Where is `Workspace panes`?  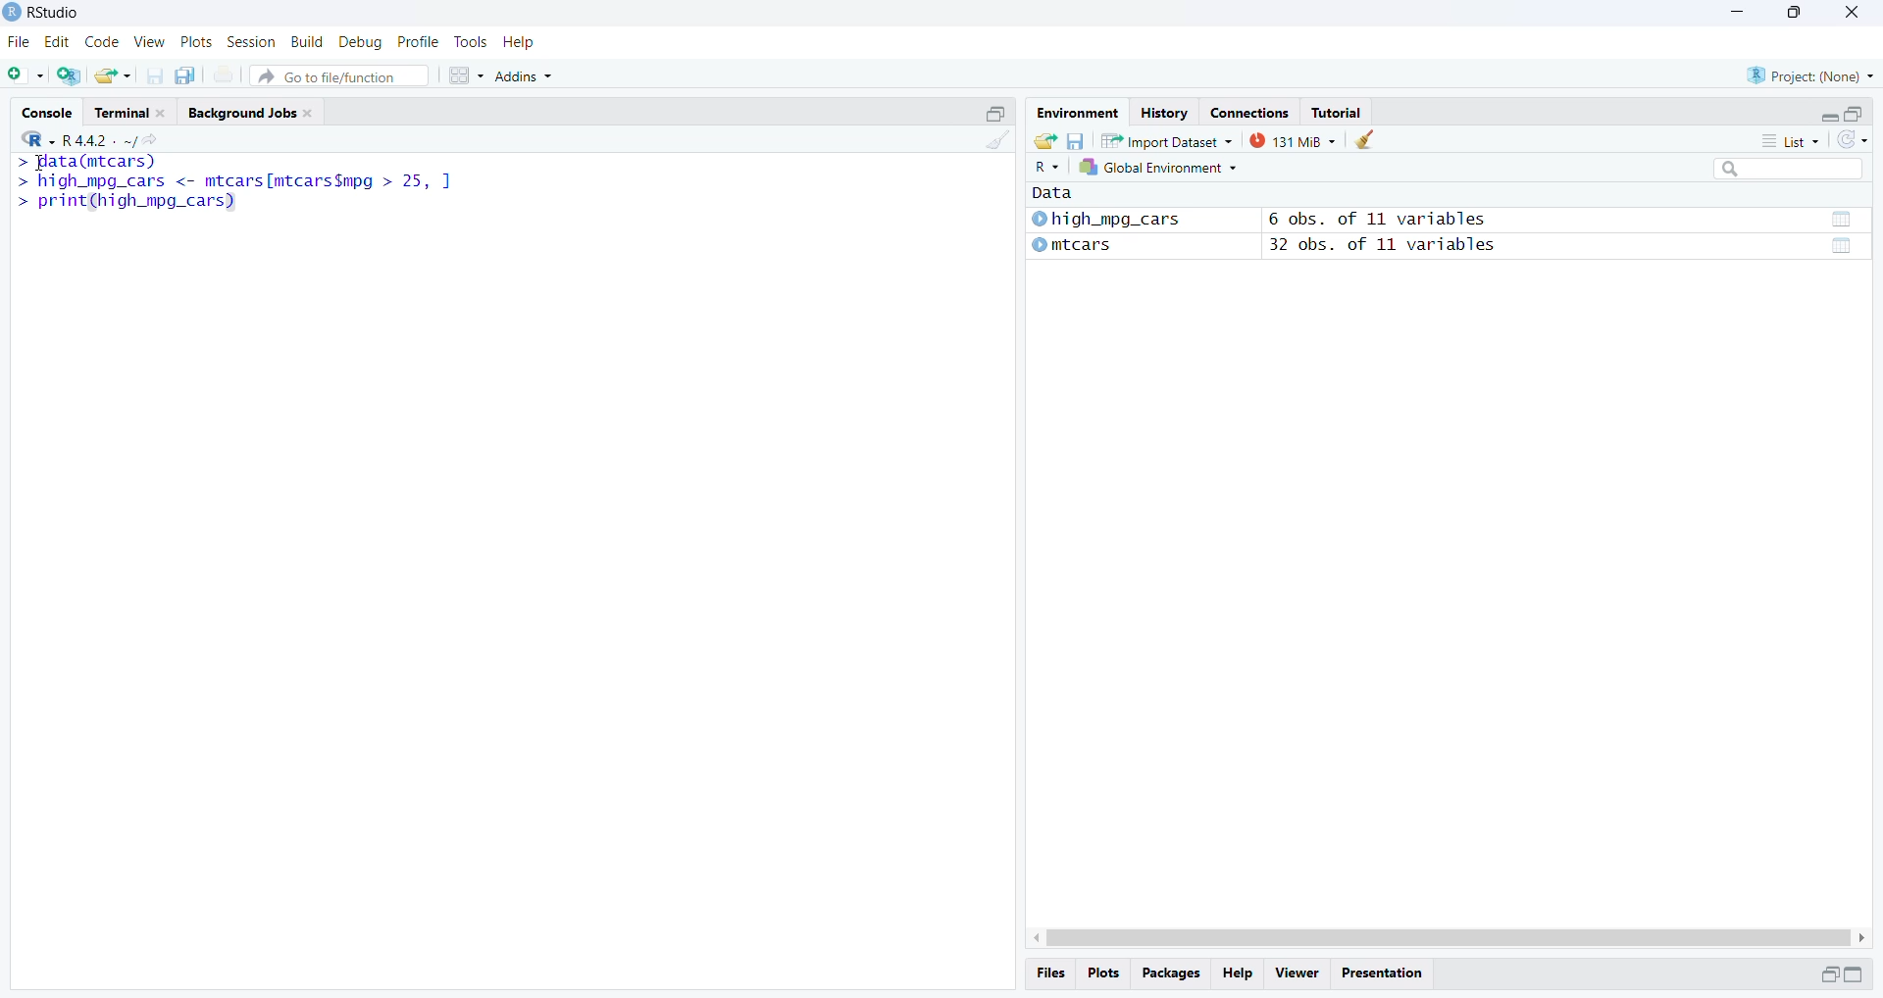
Workspace panes is located at coordinates (466, 76).